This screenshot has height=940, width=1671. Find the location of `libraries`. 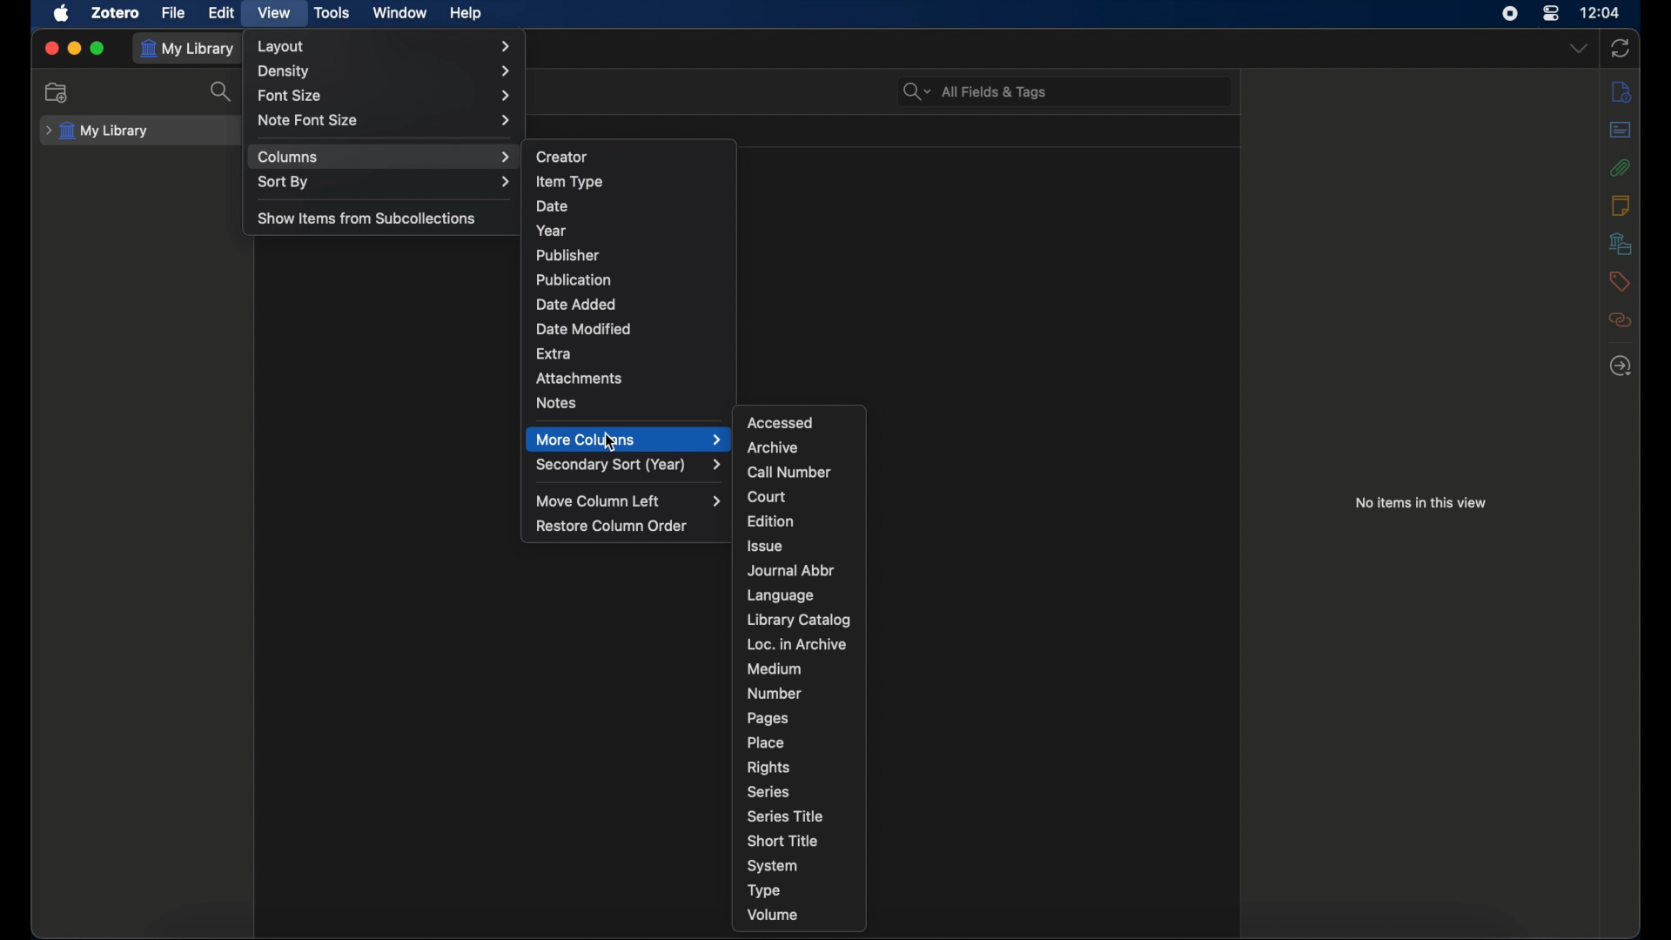

libraries is located at coordinates (1620, 244).